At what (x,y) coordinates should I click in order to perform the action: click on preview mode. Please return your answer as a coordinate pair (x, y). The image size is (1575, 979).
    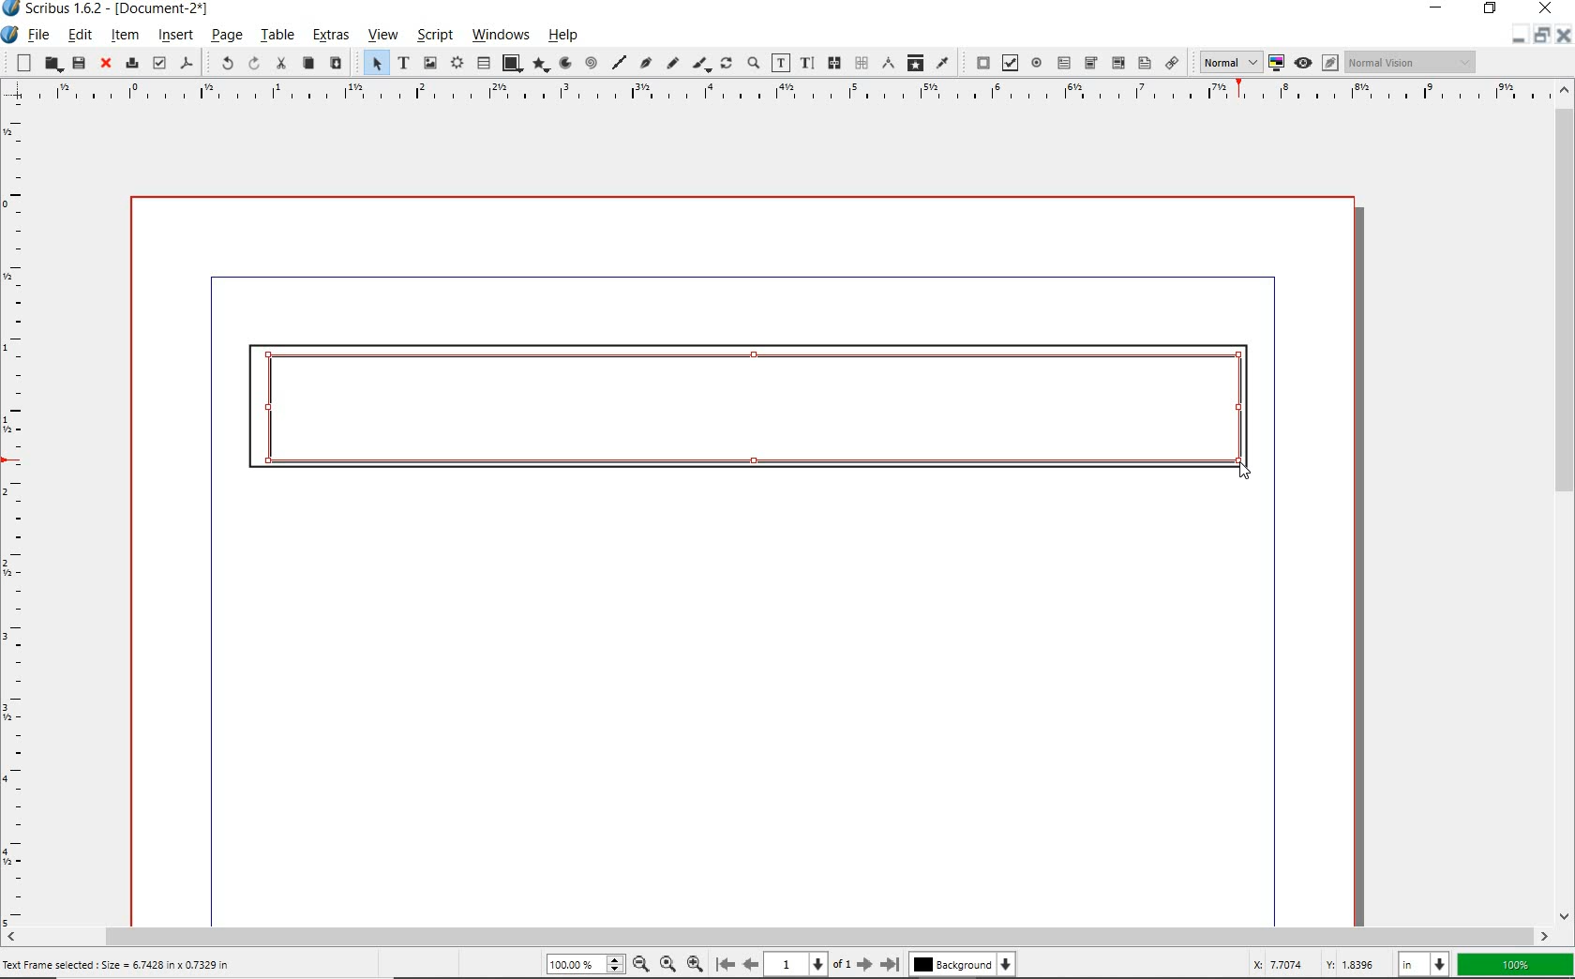
    Looking at the image, I should click on (1314, 63).